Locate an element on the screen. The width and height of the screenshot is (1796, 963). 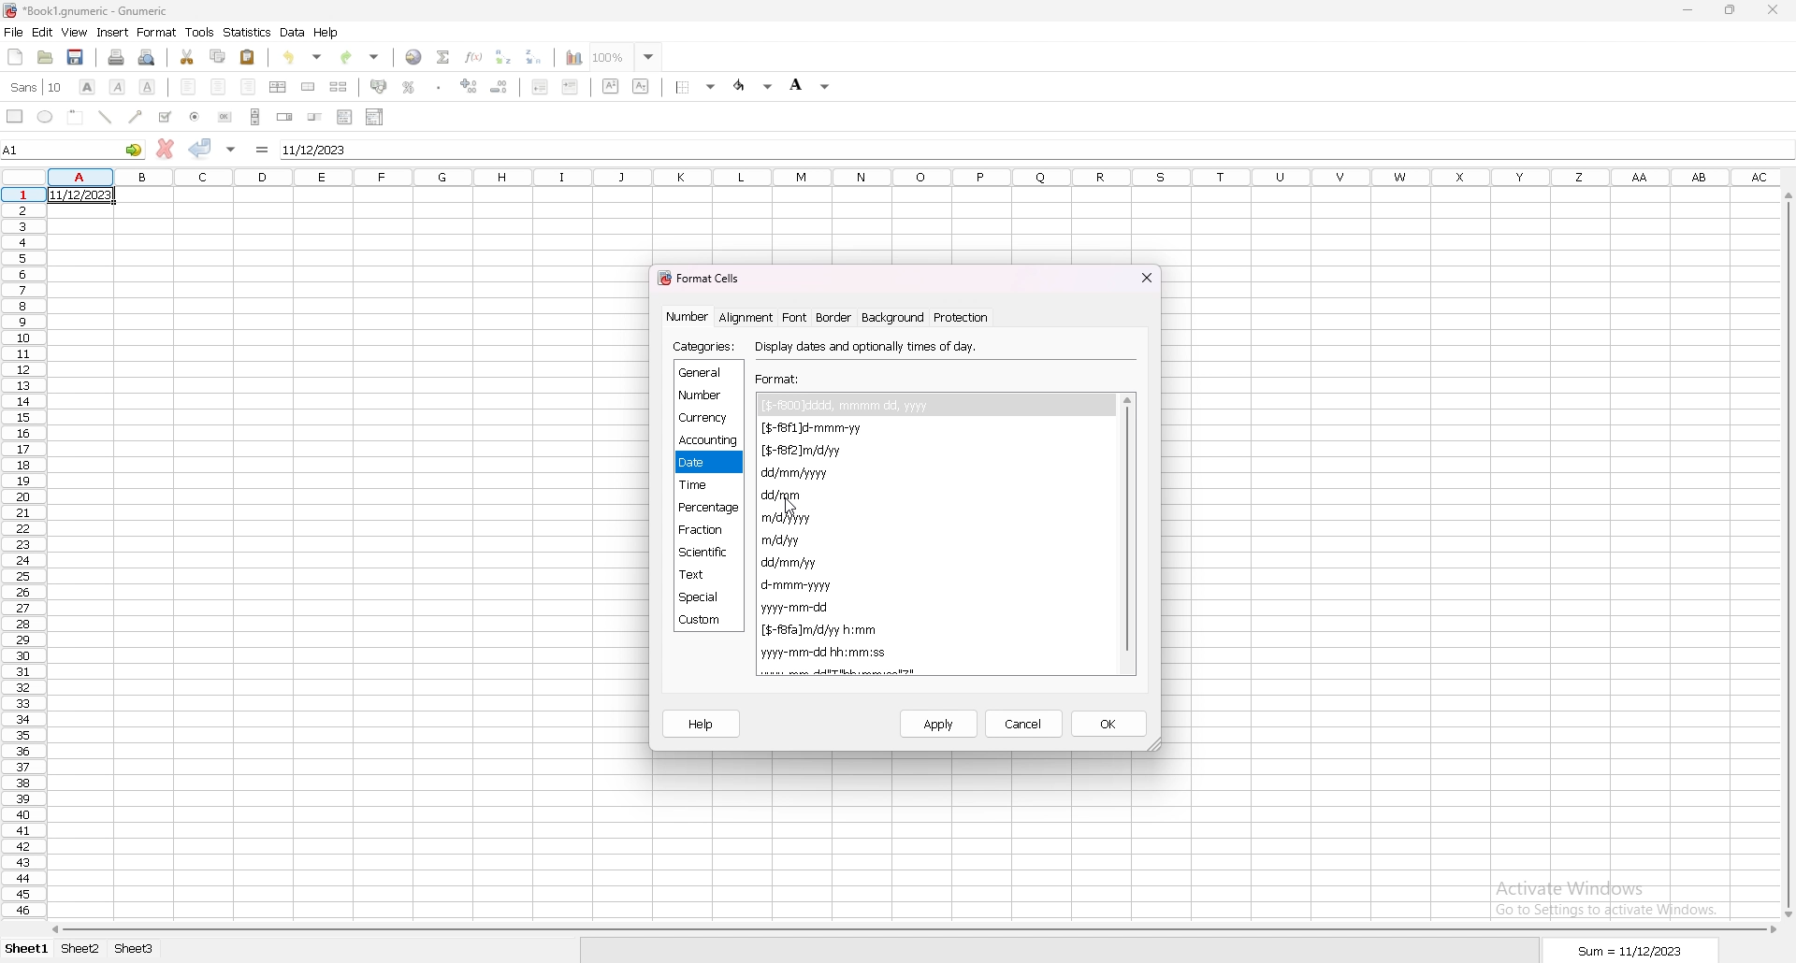
foreground is located at coordinates (754, 86).